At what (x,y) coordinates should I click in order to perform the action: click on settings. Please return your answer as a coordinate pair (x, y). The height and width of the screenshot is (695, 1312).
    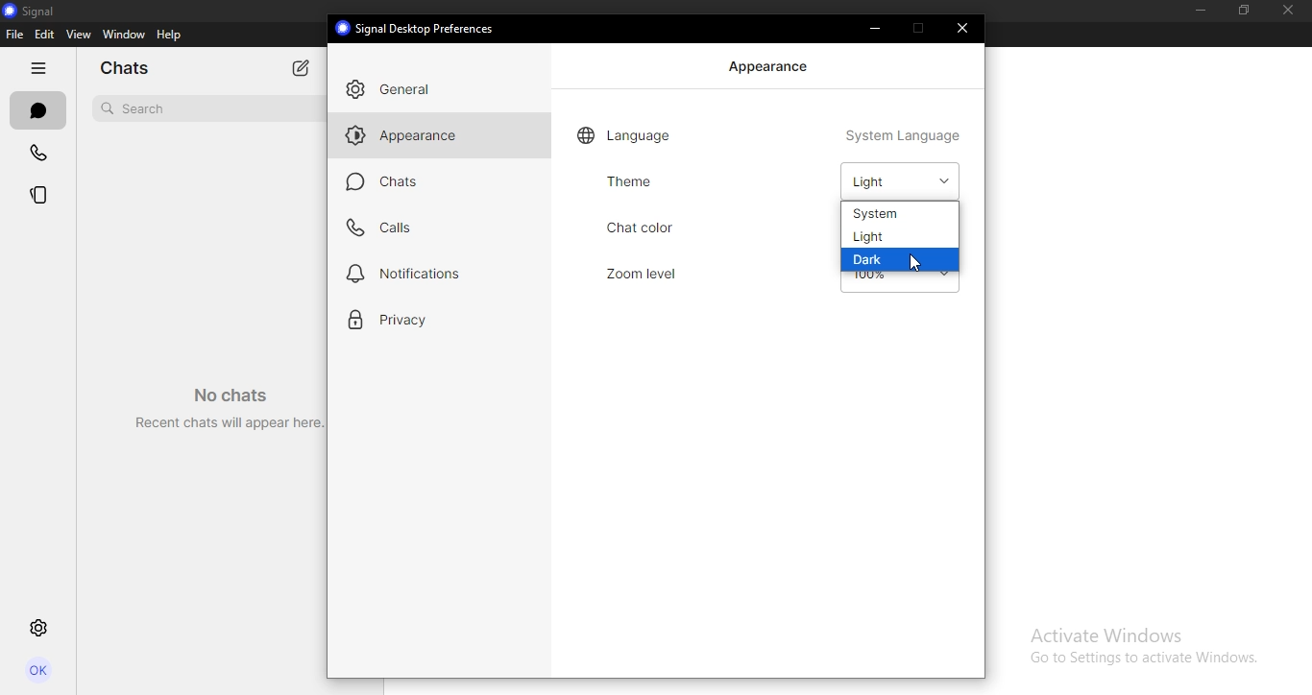
    Looking at the image, I should click on (39, 630).